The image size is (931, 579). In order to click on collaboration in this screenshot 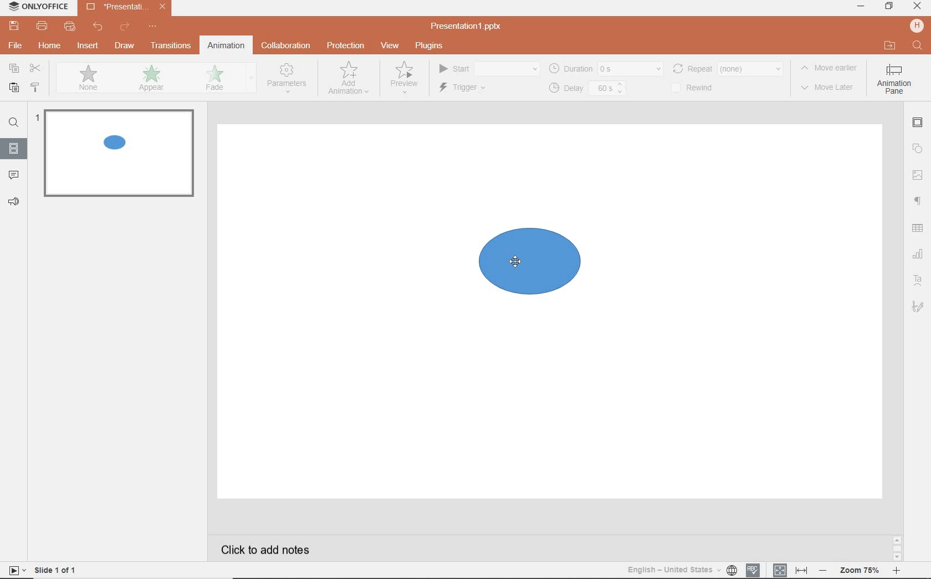, I will do `click(287, 46)`.